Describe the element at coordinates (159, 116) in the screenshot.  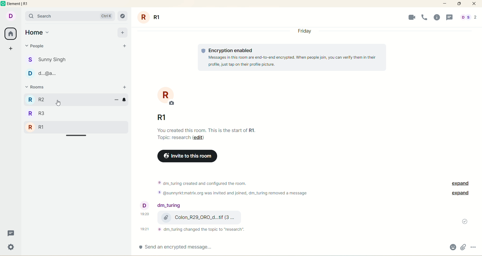
I see `room name` at that location.